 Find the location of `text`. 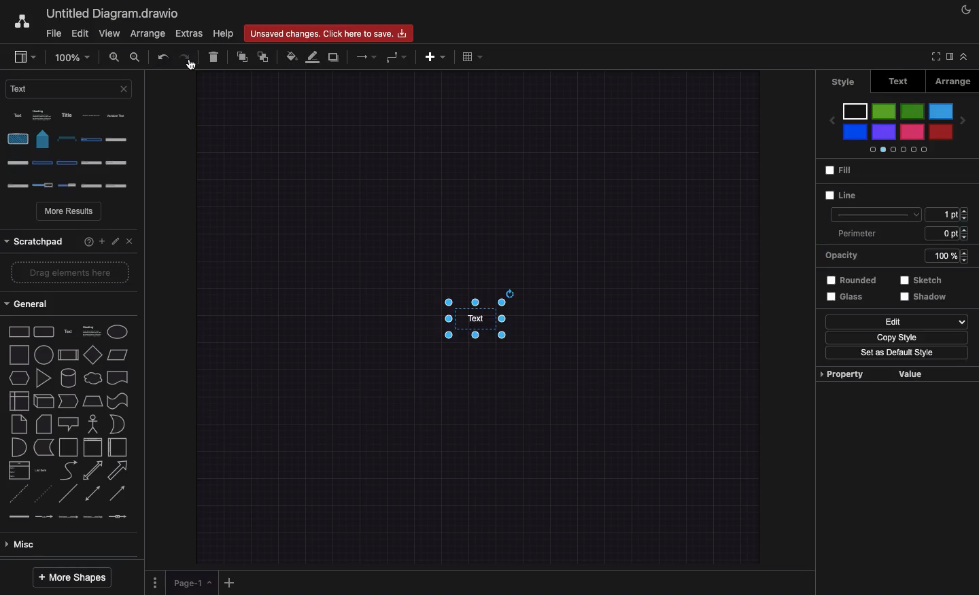

text is located at coordinates (470, 327).